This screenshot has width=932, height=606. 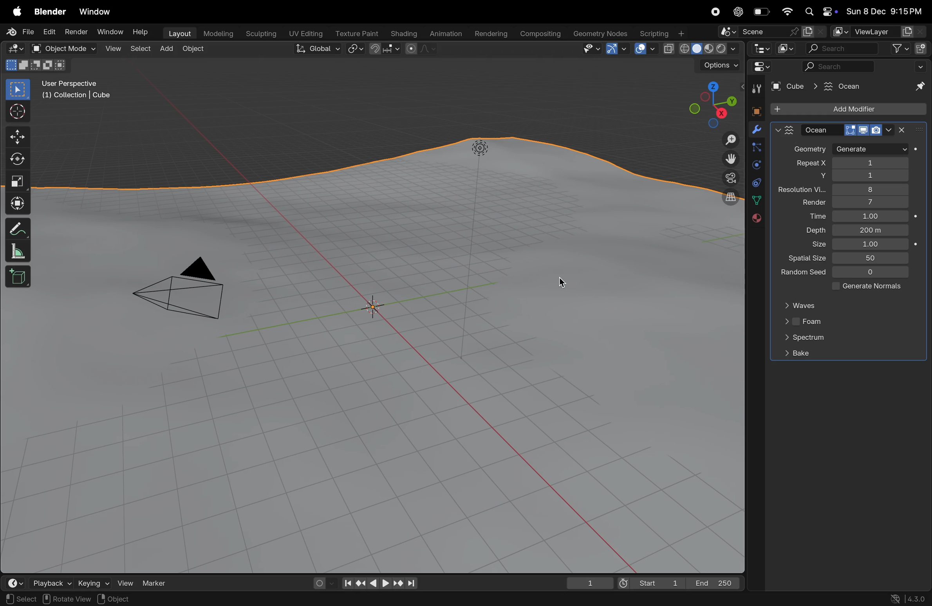 What do you see at coordinates (785, 130) in the screenshot?
I see `ocean options` at bounding box center [785, 130].